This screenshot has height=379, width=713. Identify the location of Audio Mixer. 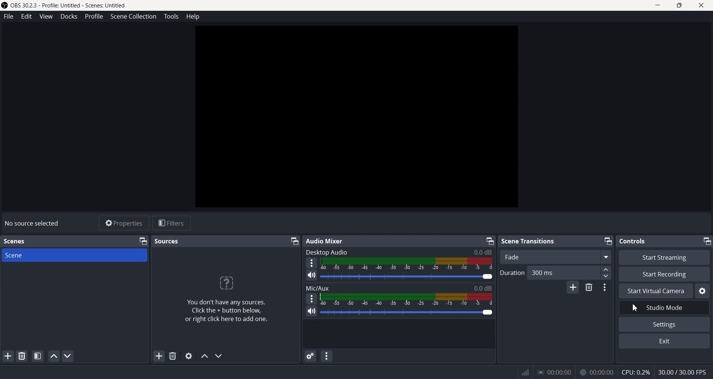
(330, 241).